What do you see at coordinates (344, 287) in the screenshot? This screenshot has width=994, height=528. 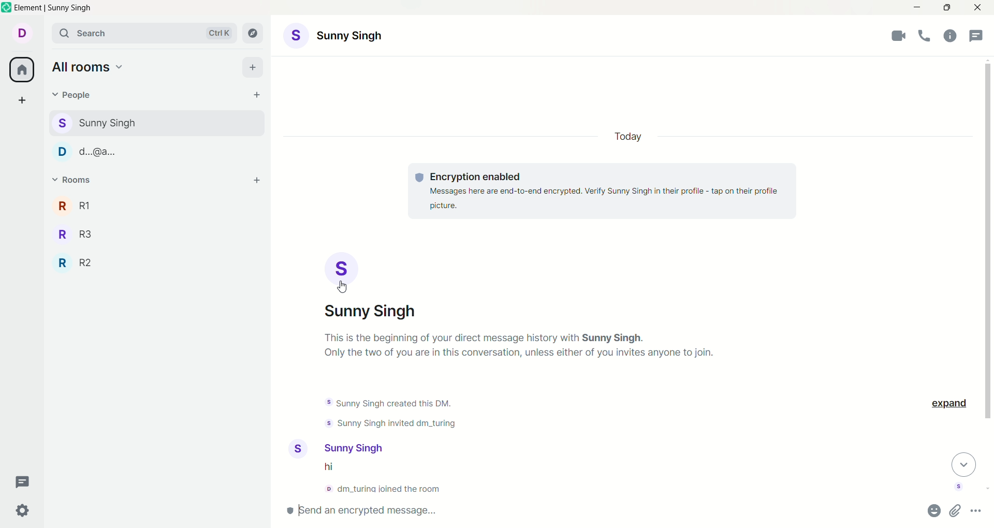 I see `cursor` at bounding box center [344, 287].